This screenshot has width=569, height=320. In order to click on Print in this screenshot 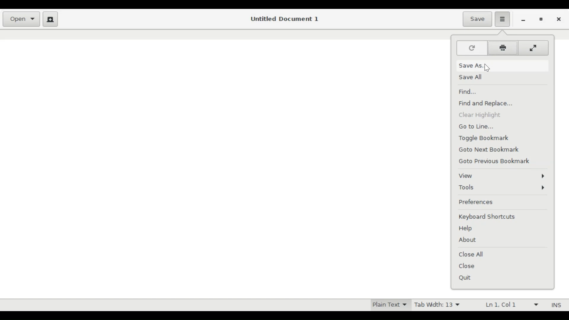, I will do `click(503, 48)`.